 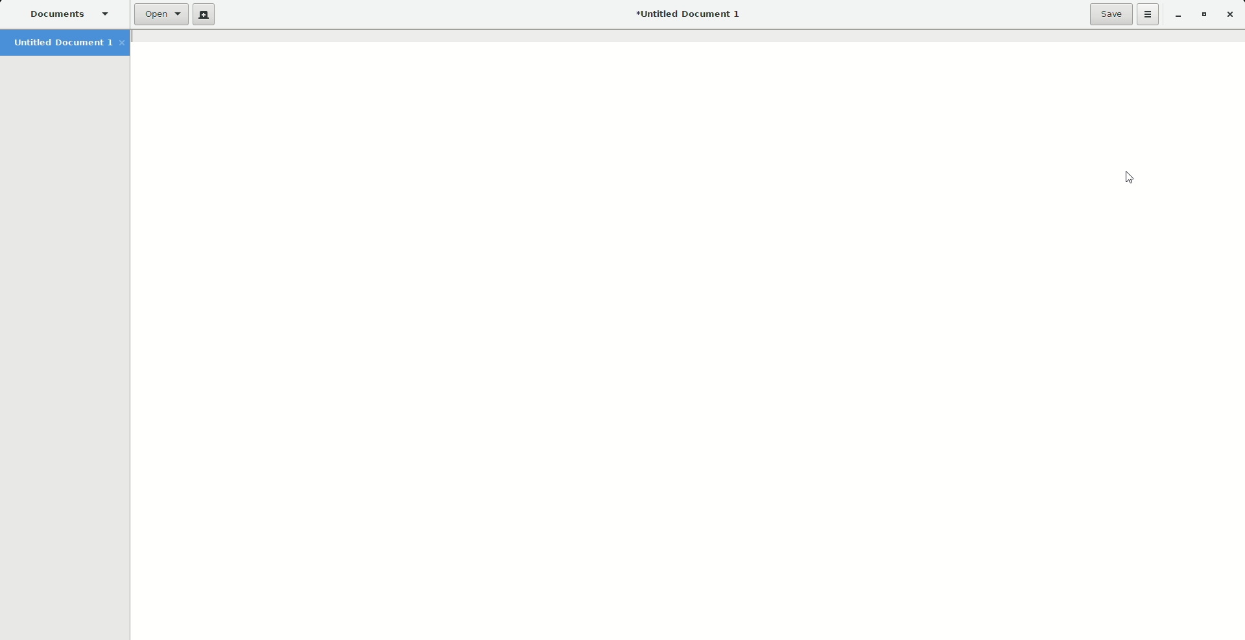 What do you see at coordinates (1177, 16) in the screenshot?
I see `Minimize` at bounding box center [1177, 16].